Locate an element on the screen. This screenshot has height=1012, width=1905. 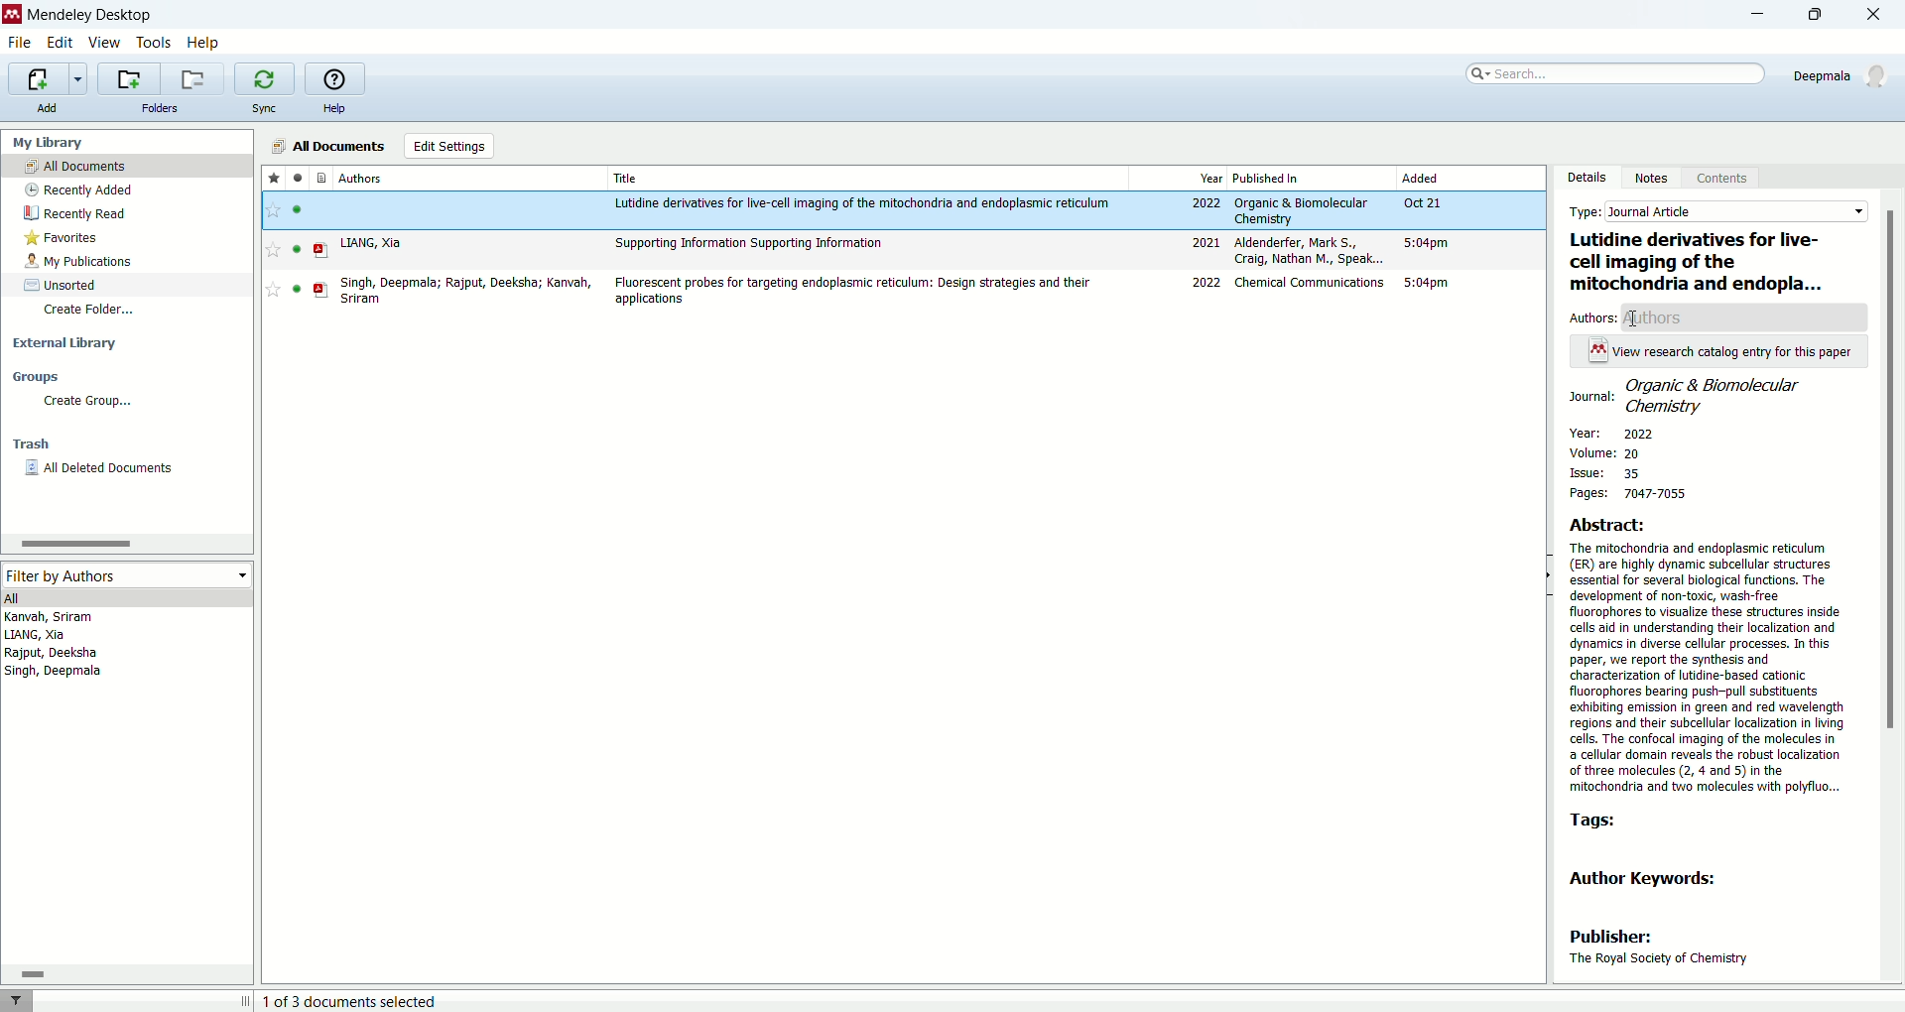
year: 2022 is located at coordinates (1611, 432).